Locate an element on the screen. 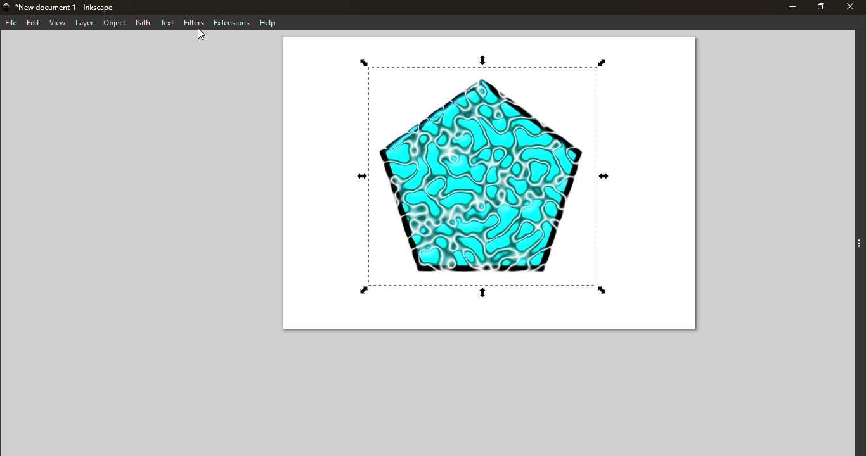 The image size is (866, 456). View is located at coordinates (58, 24).